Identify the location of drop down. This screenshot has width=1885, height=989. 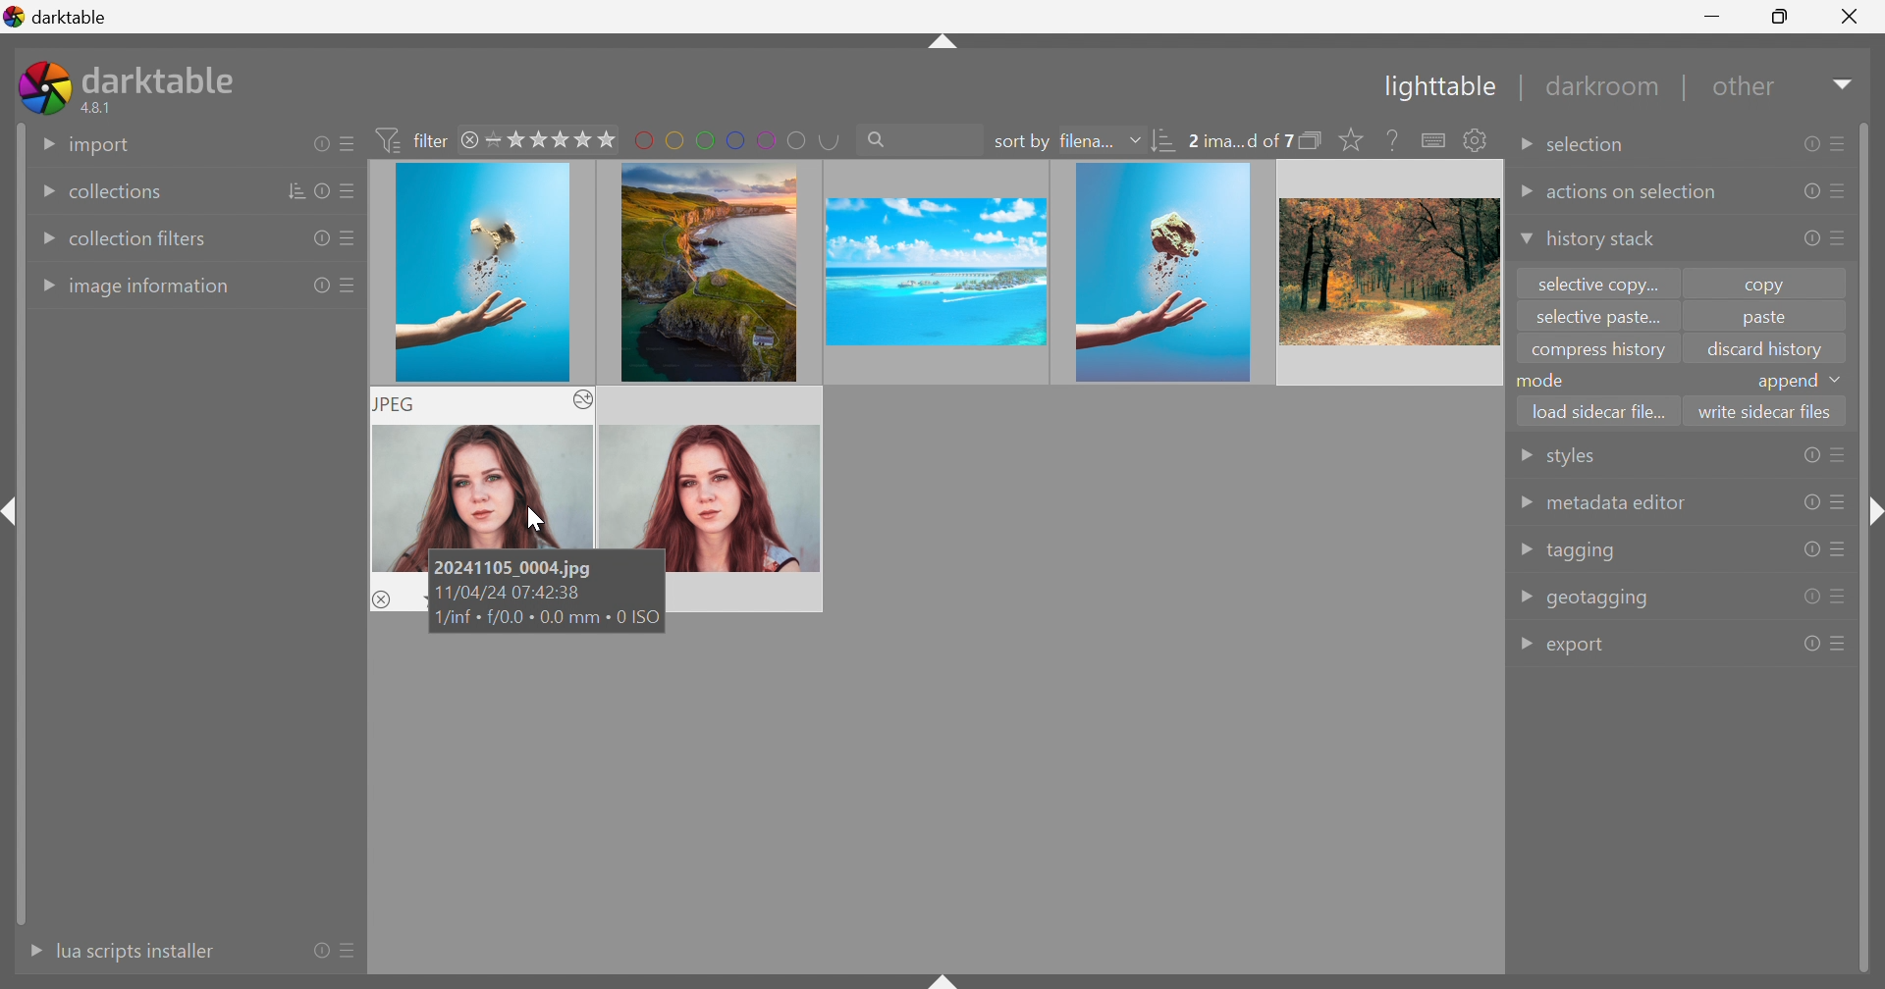
(1840, 380).